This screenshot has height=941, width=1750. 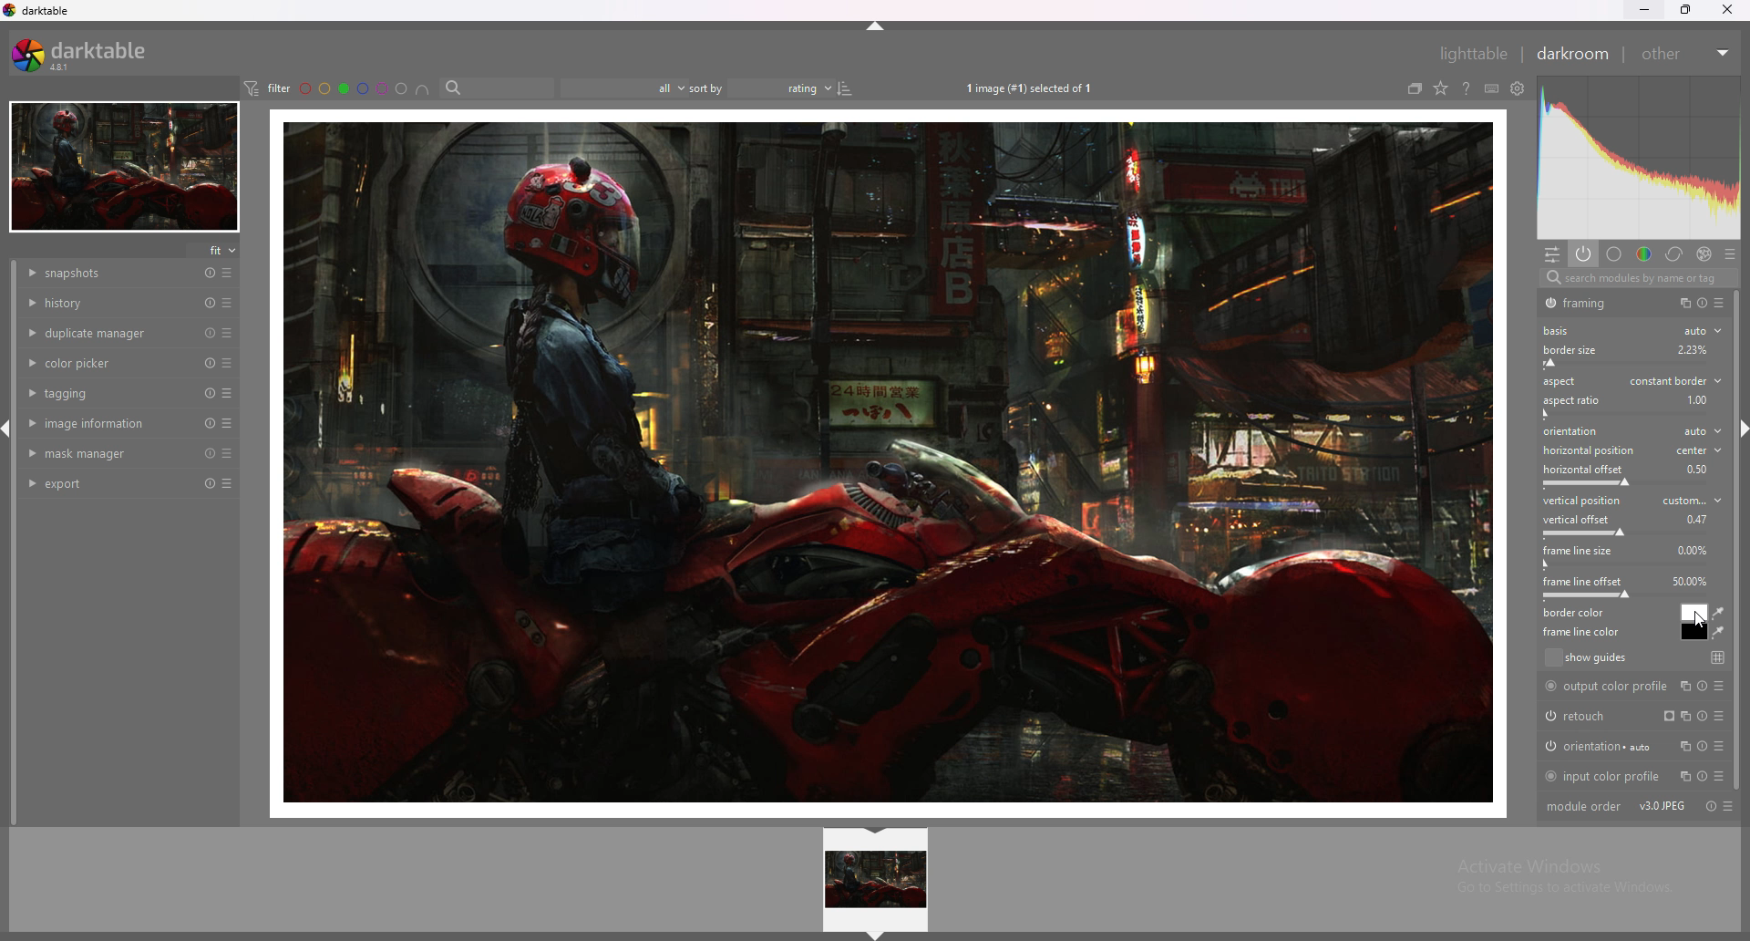 What do you see at coordinates (1673, 254) in the screenshot?
I see `correct` at bounding box center [1673, 254].